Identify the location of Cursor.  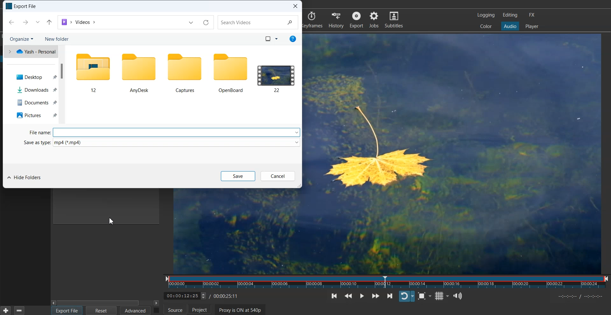
(73, 313).